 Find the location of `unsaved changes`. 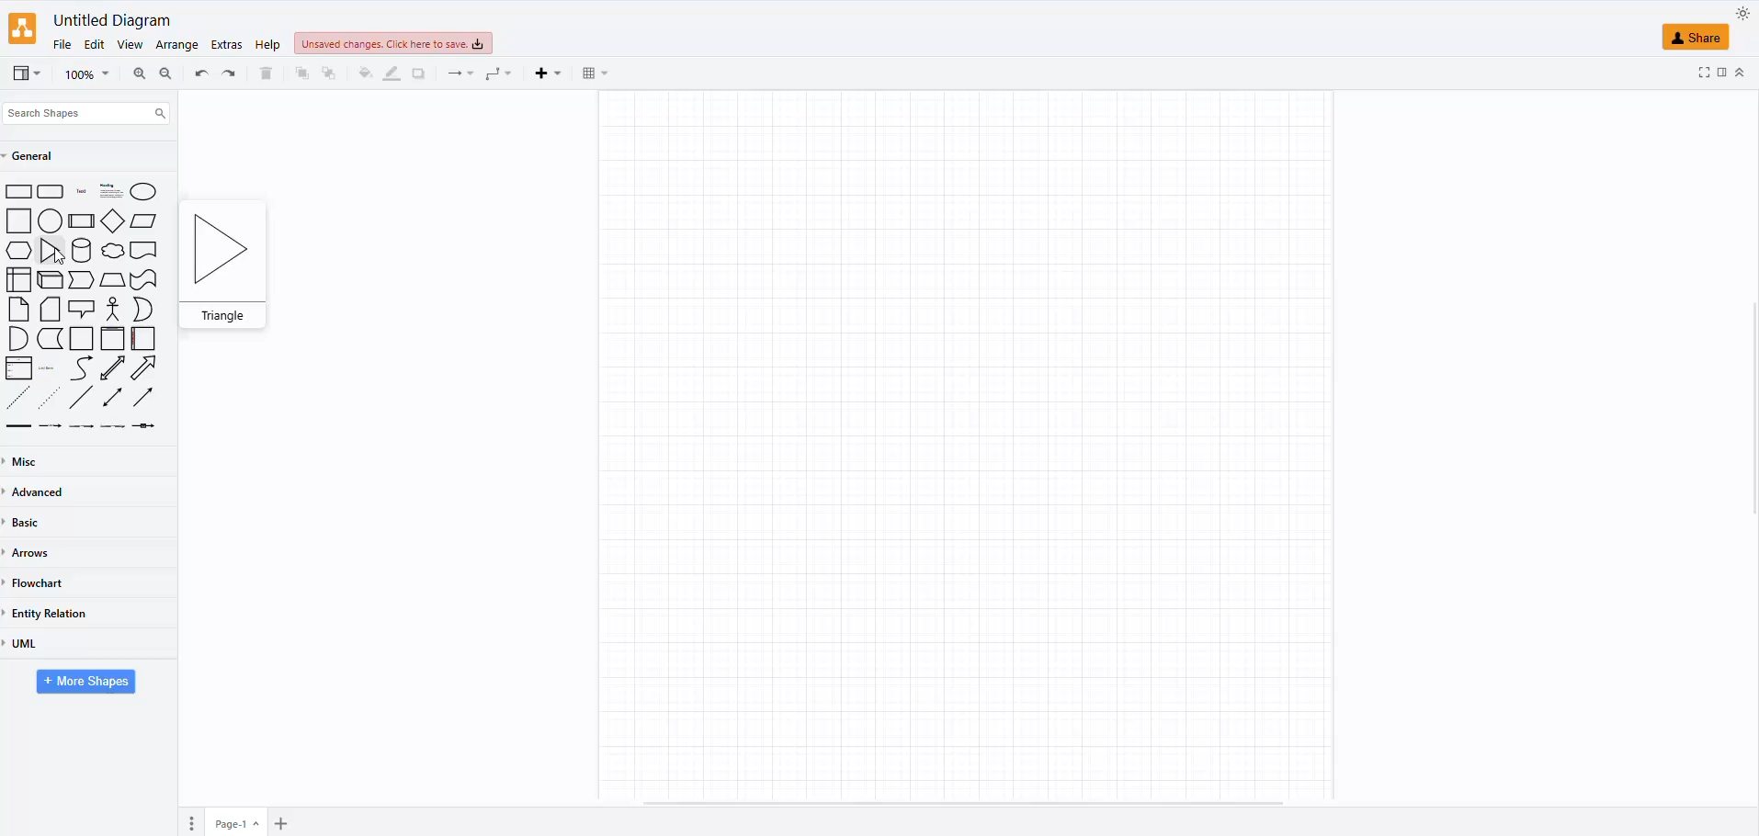

unsaved changes is located at coordinates (390, 45).